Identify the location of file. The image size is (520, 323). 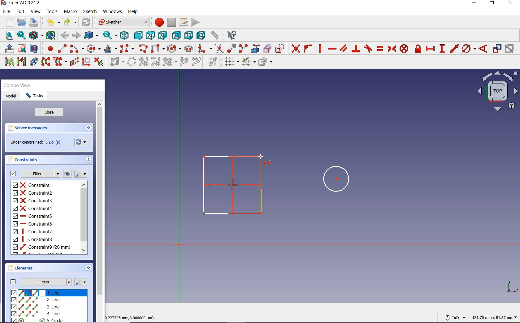
(6, 11).